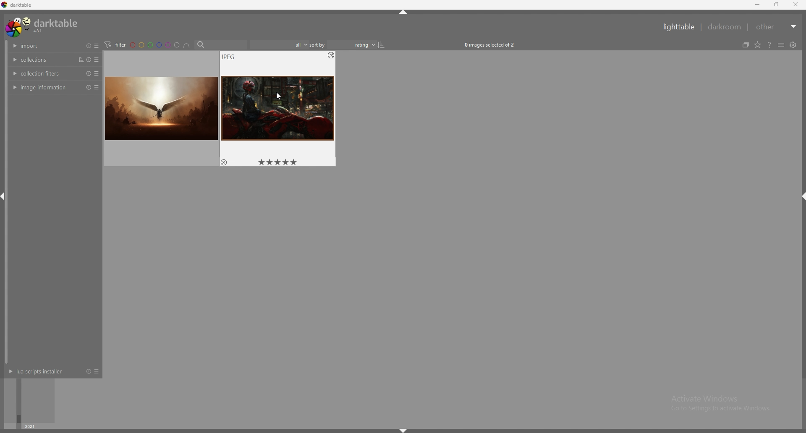  What do you see at coordinates (402, 12) in the screenshot?
I see `hide` at bounding box center [402, 12].